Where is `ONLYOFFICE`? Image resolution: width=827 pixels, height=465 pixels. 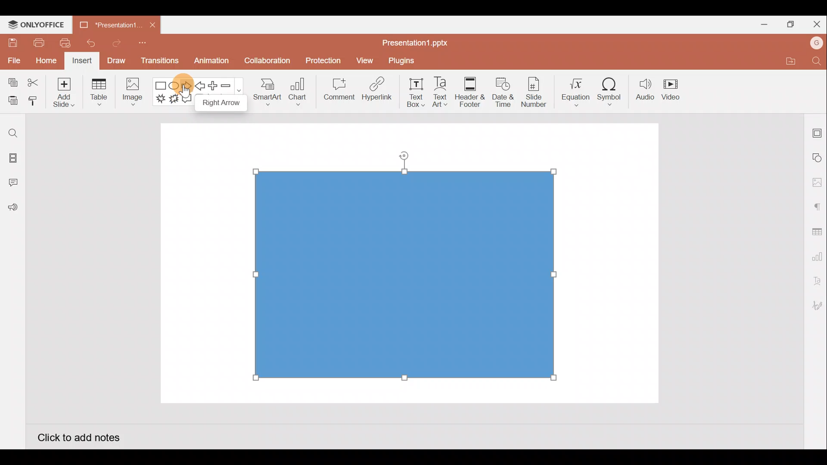
ONLYOFFICE is located at coordinates (37, 25).